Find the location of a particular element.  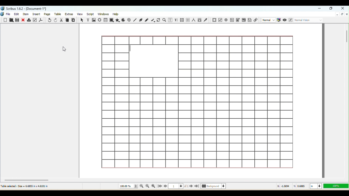

Eye dropper is located at coordinates (206, 20).